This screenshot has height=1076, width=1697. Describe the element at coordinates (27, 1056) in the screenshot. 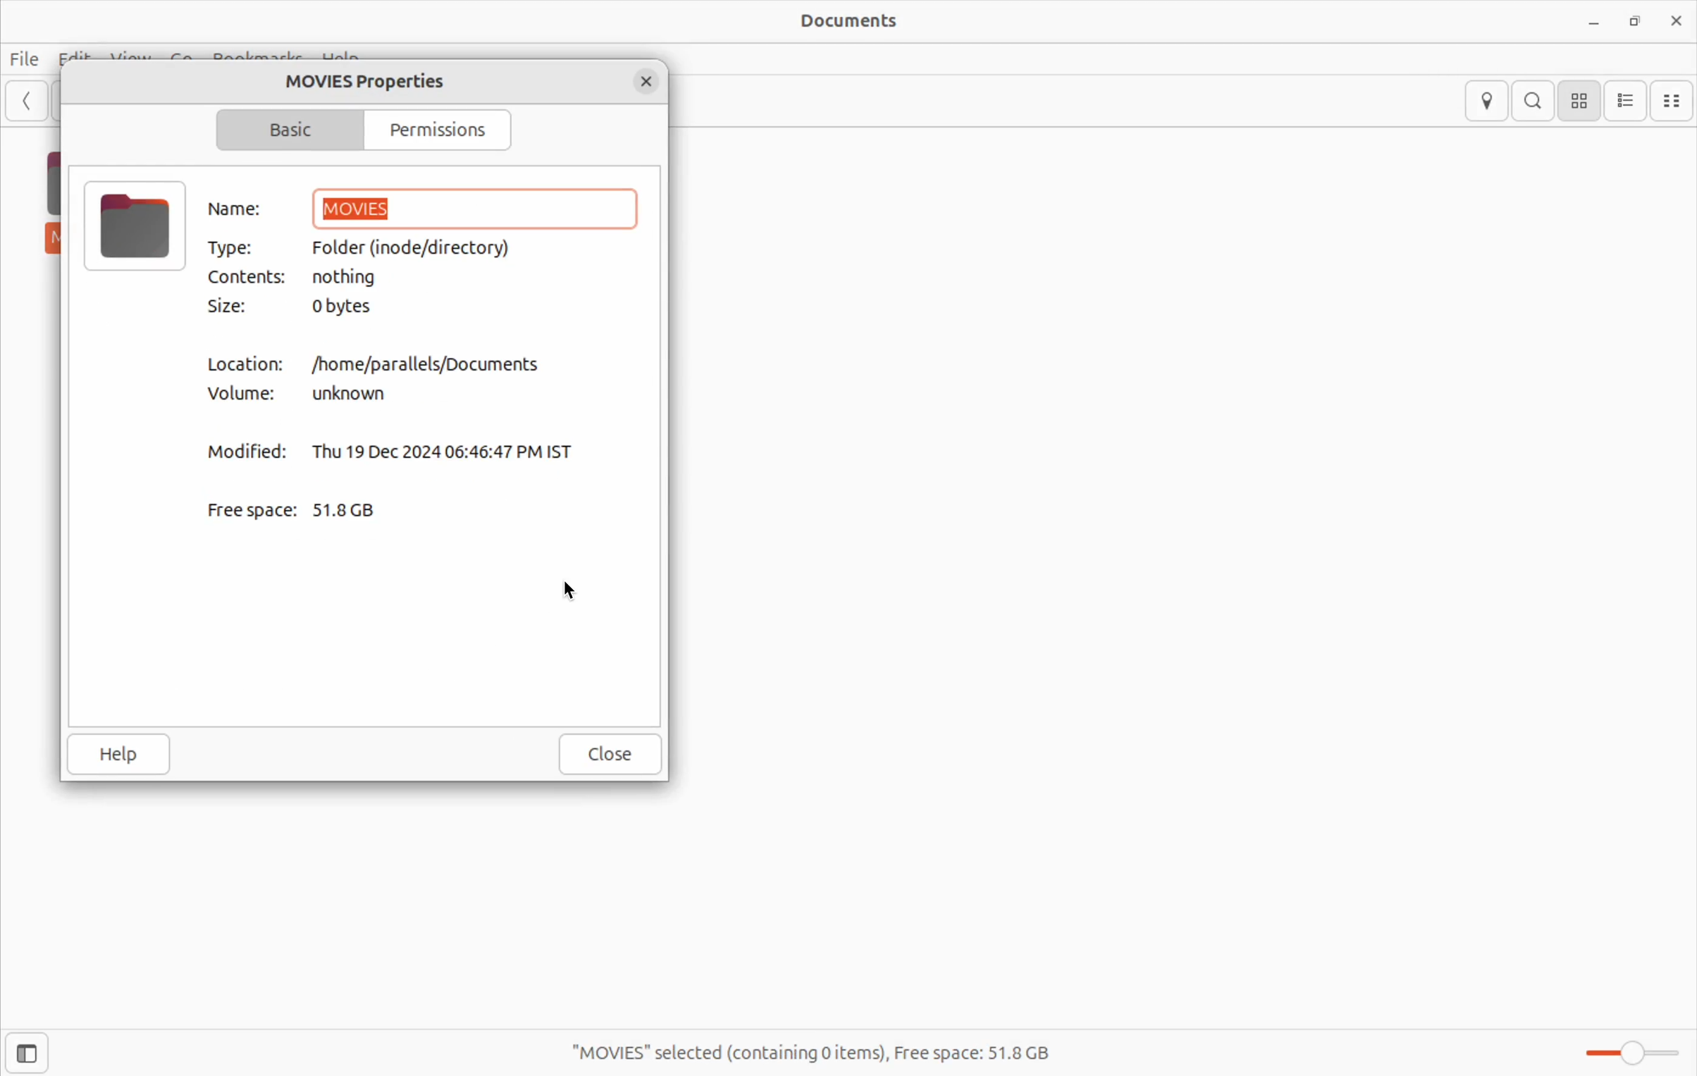

I see `side bar` at that location.